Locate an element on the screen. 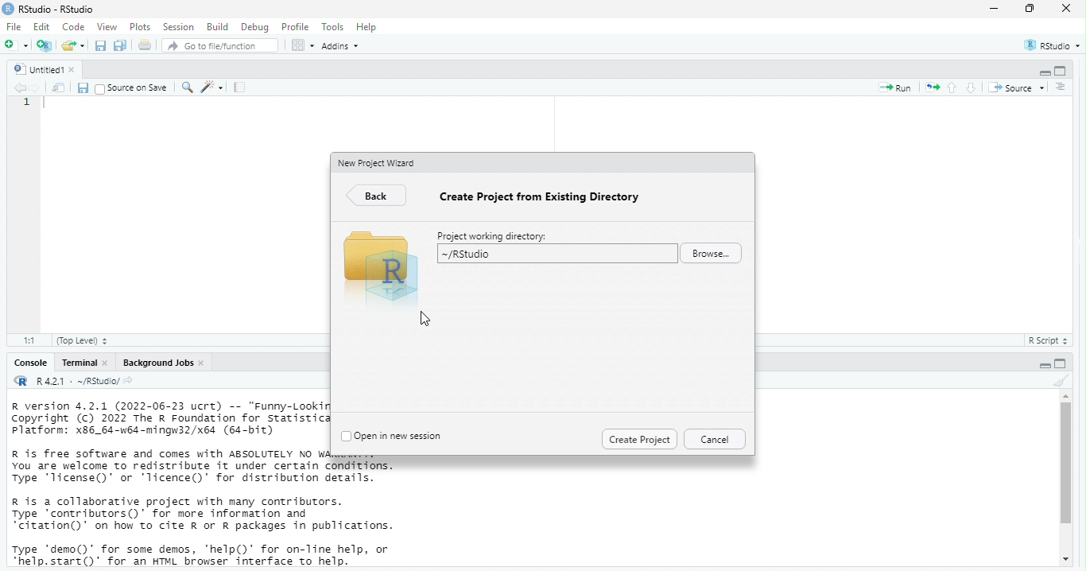  Create Project from Existing Directory is located at coordinates (546, 196).